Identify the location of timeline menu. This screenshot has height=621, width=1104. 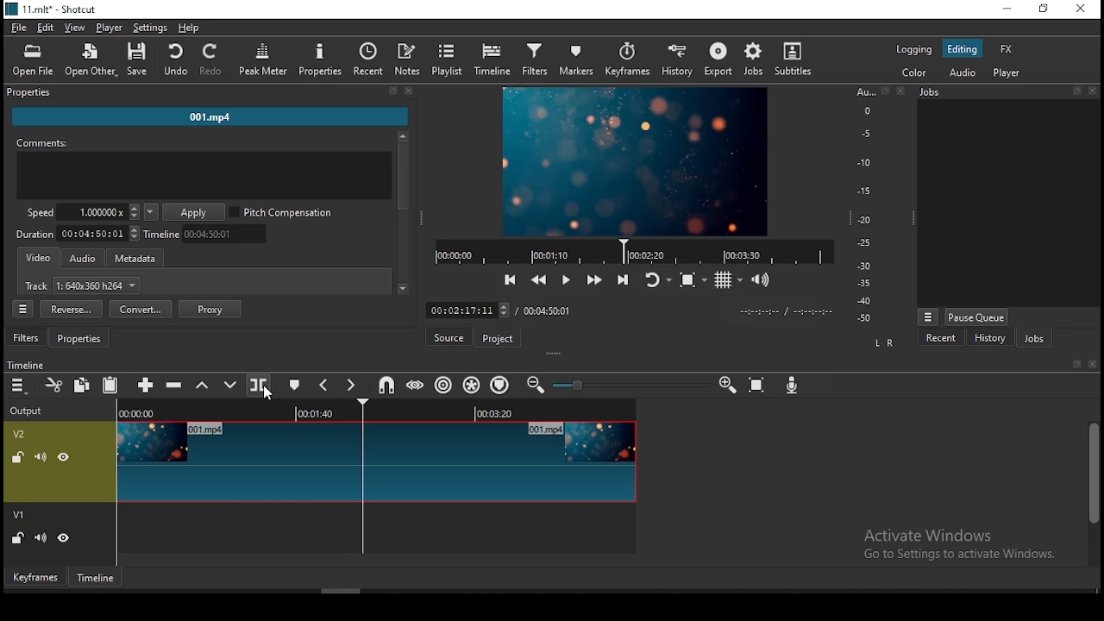
(18, 386).